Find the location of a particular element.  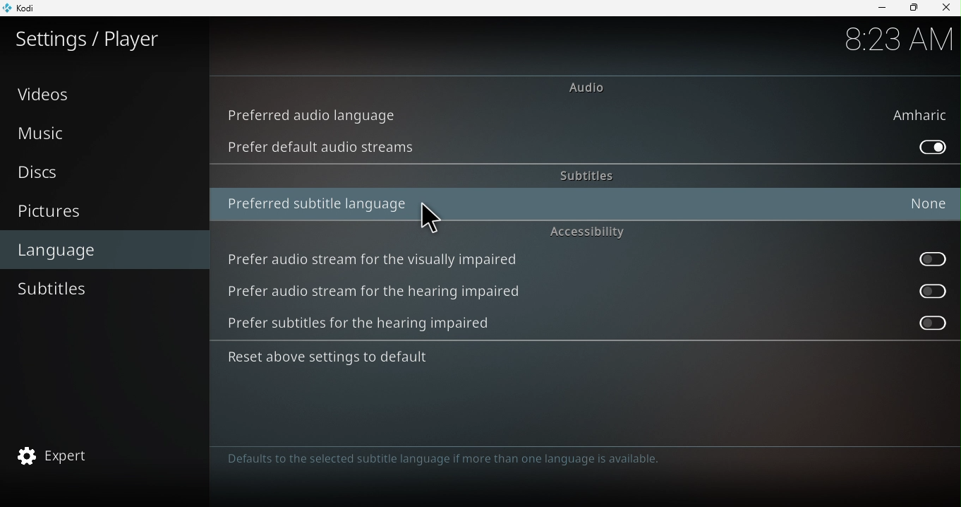

Close is located at coordinates (945, 8).